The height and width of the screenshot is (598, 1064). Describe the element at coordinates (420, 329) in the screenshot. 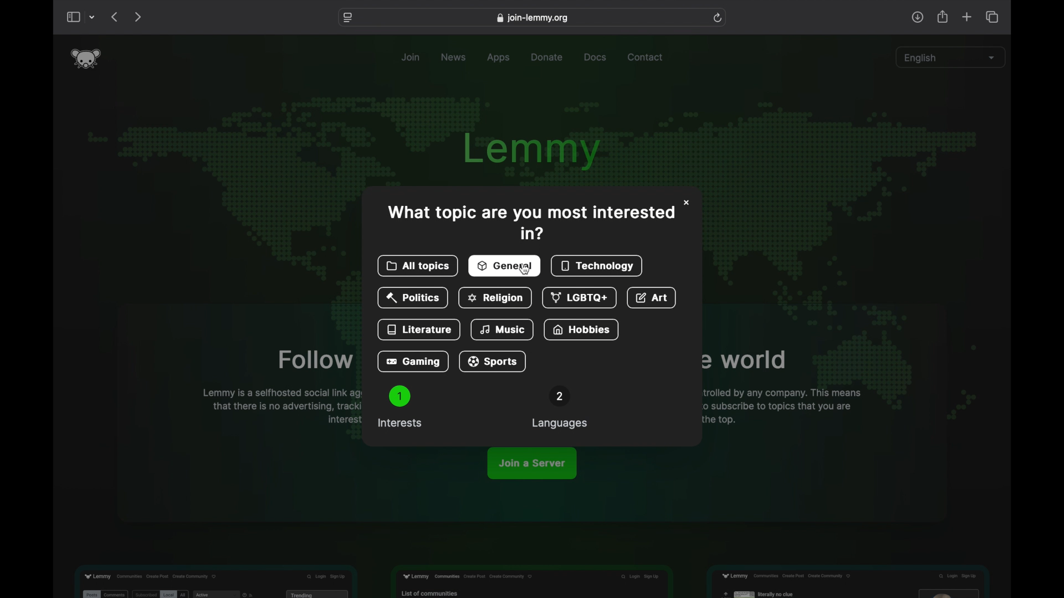

I see `literature` at that location.